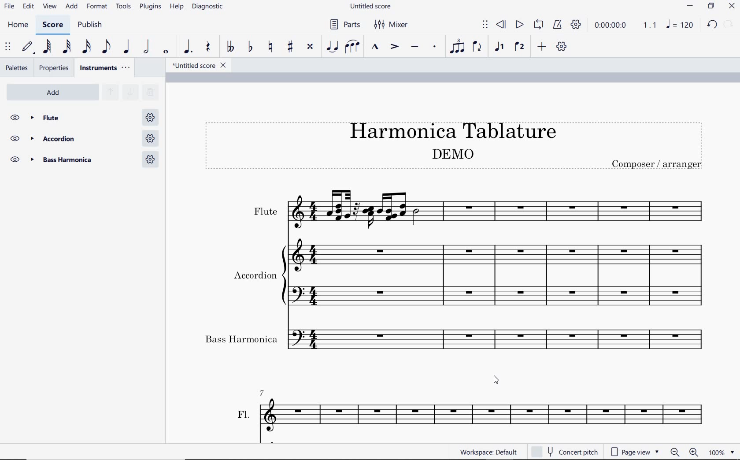 This screenshot has width=740, height=460. What do you see at coordinates (370, 7) in the screenshot?
I see `FILE NAME` at bounding box center [370, 7].